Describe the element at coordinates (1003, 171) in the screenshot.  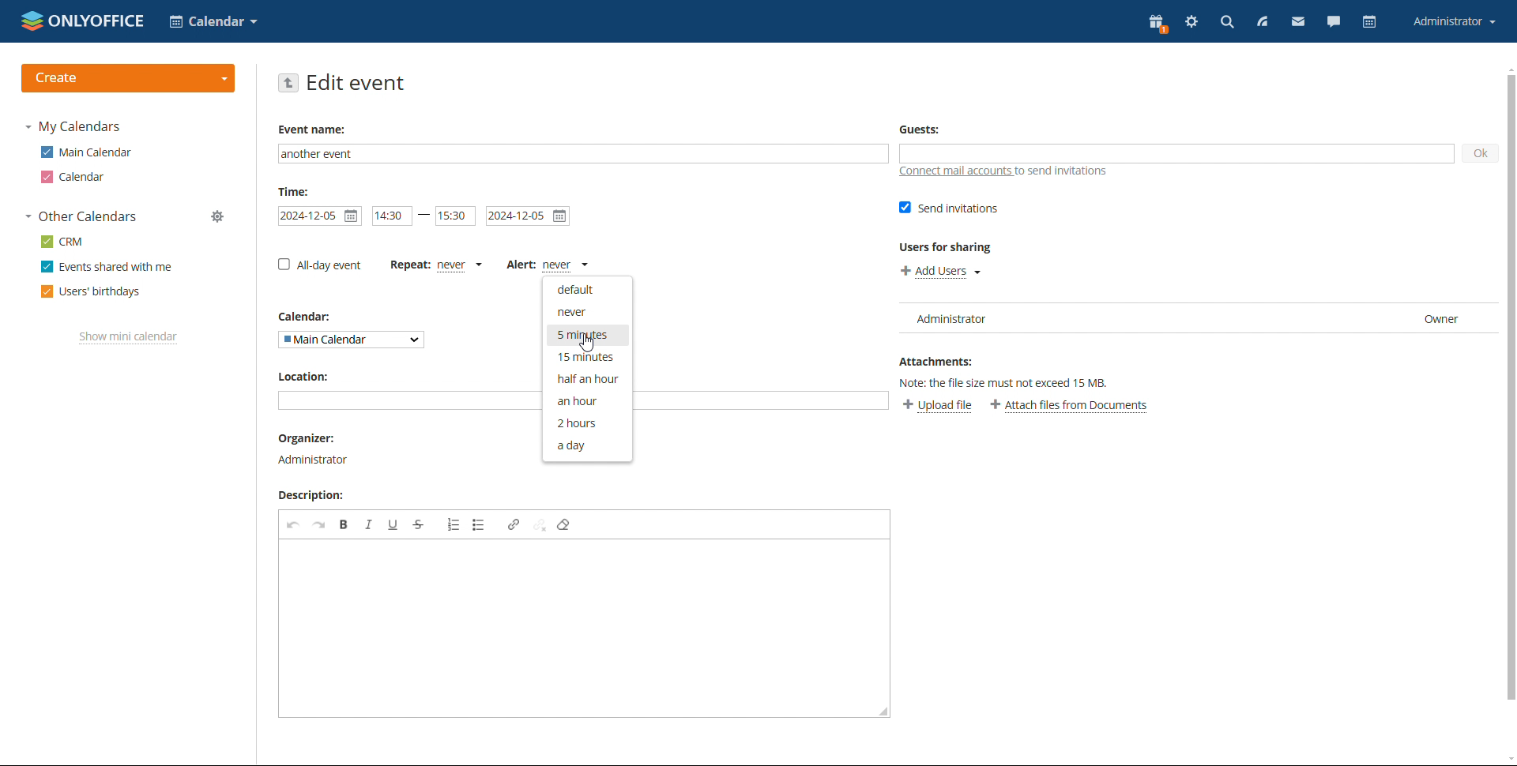
I see `connect mail accounts to send inviattion` at that location.